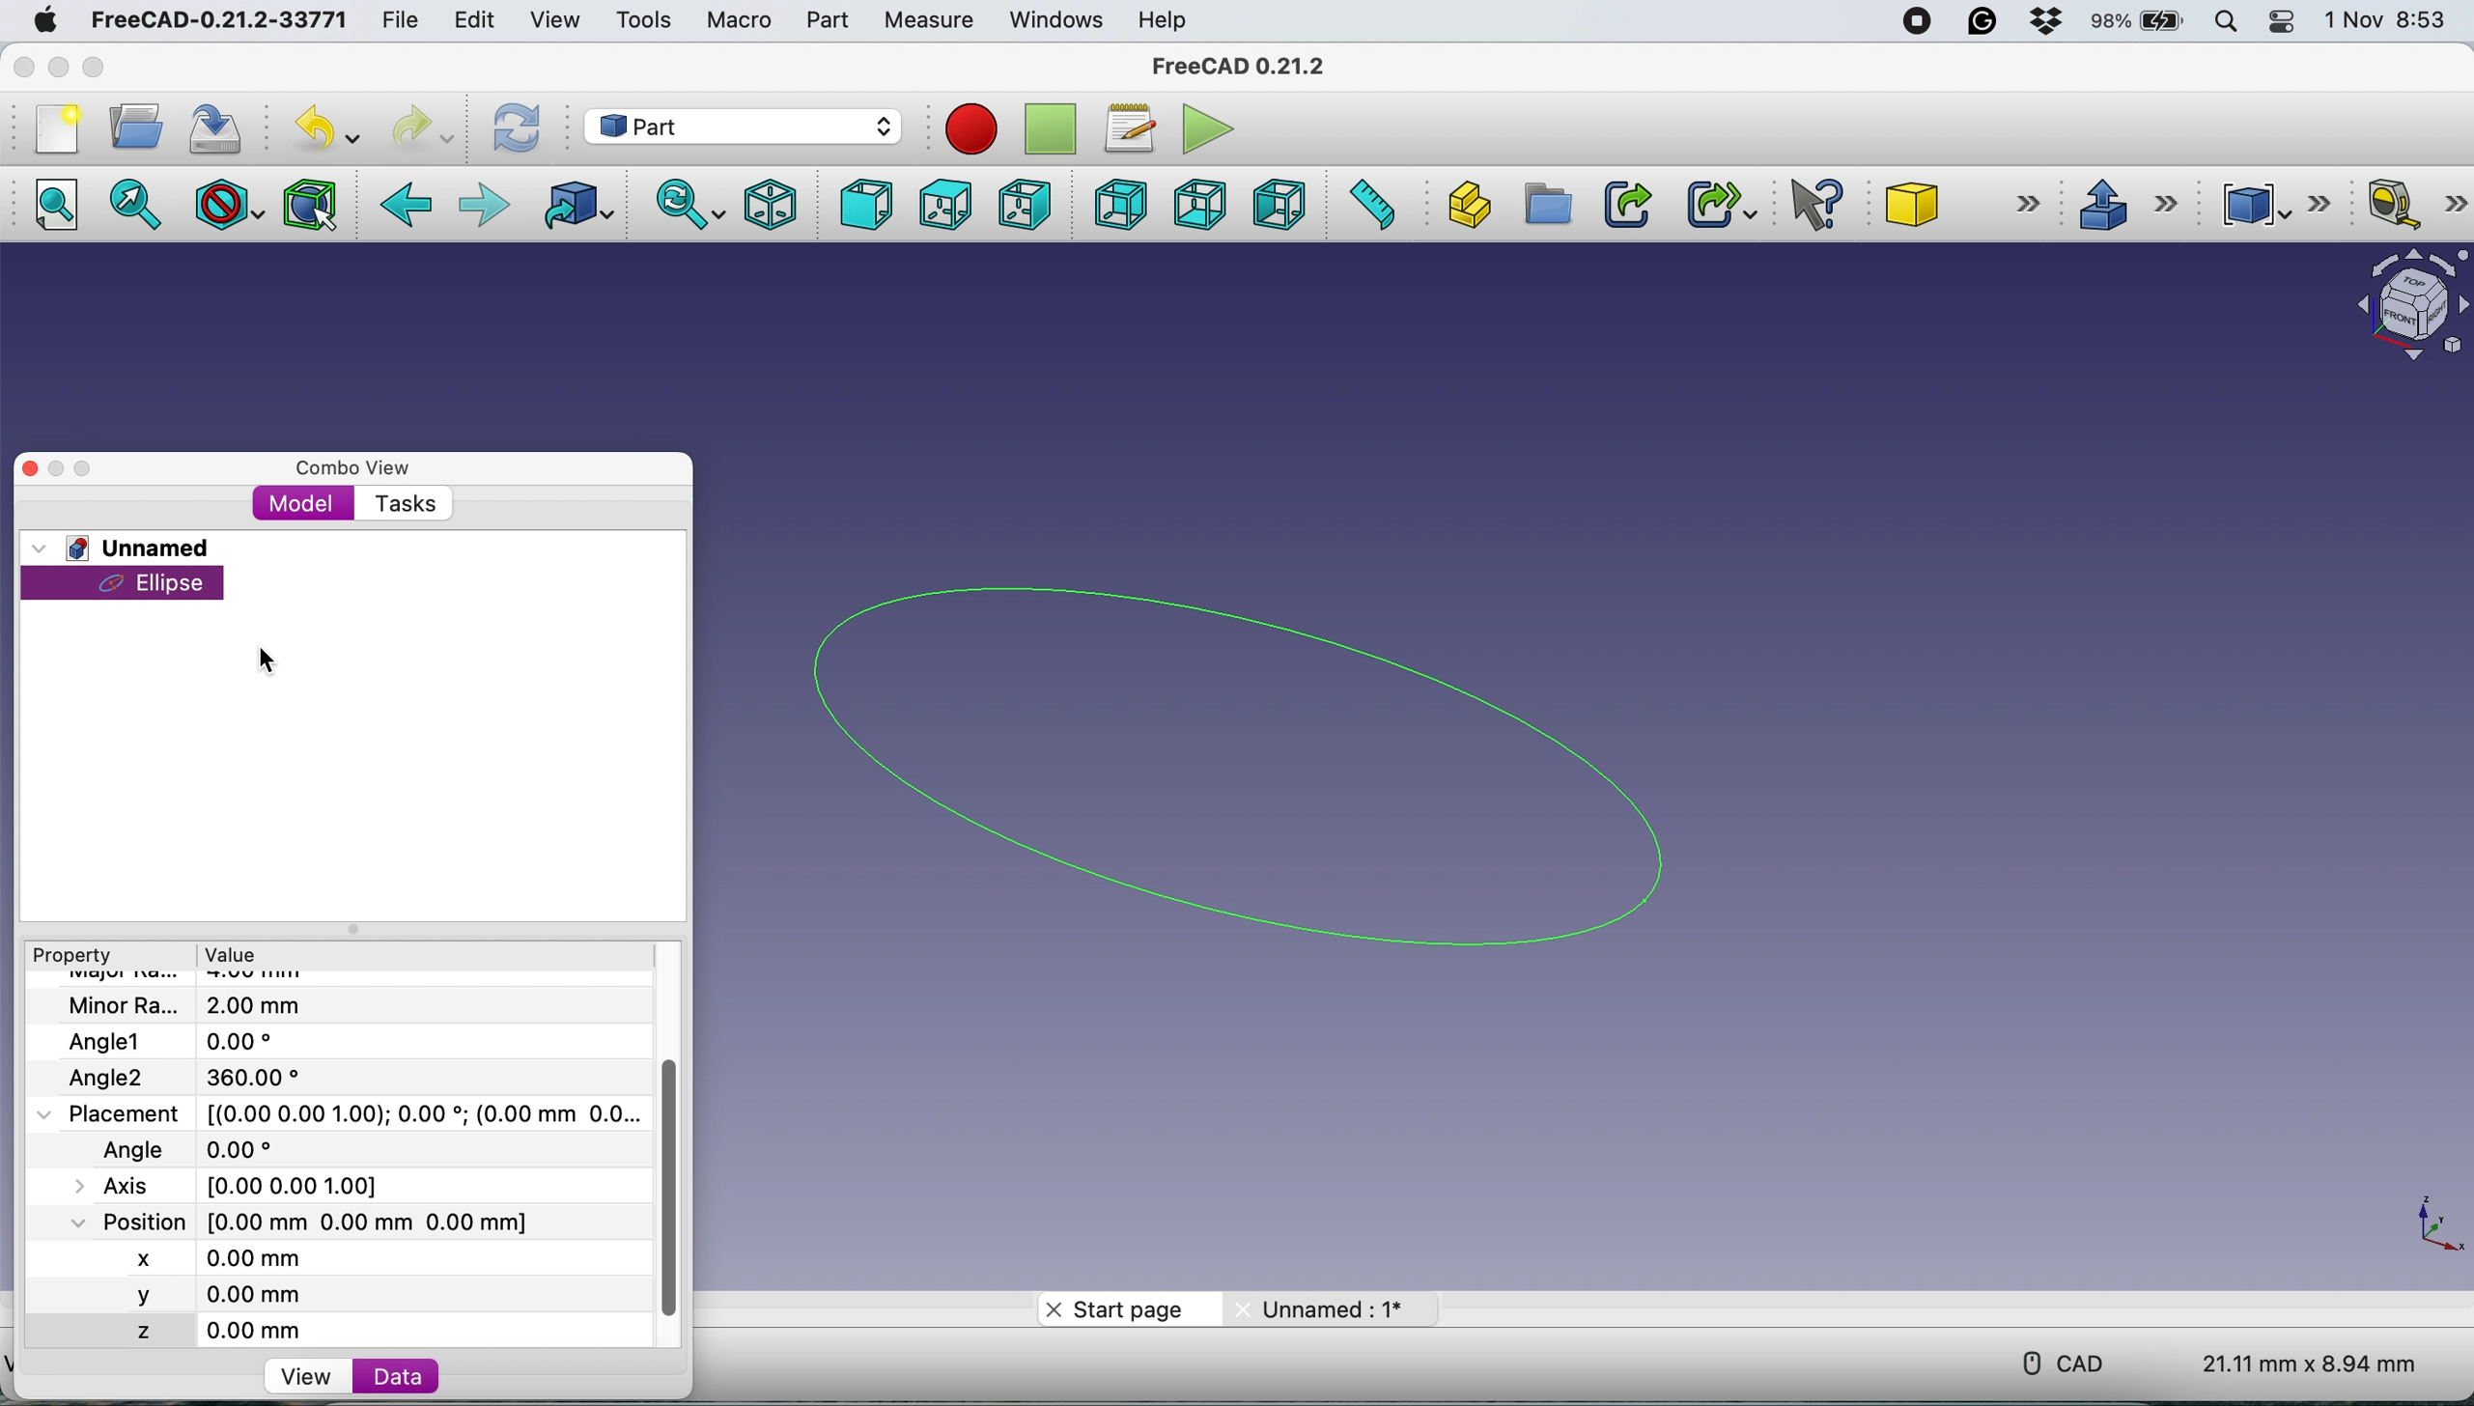 Image resolution: width=2474 pixels, height=1406 pixels. I want to click on cursor, so click(271, 663).